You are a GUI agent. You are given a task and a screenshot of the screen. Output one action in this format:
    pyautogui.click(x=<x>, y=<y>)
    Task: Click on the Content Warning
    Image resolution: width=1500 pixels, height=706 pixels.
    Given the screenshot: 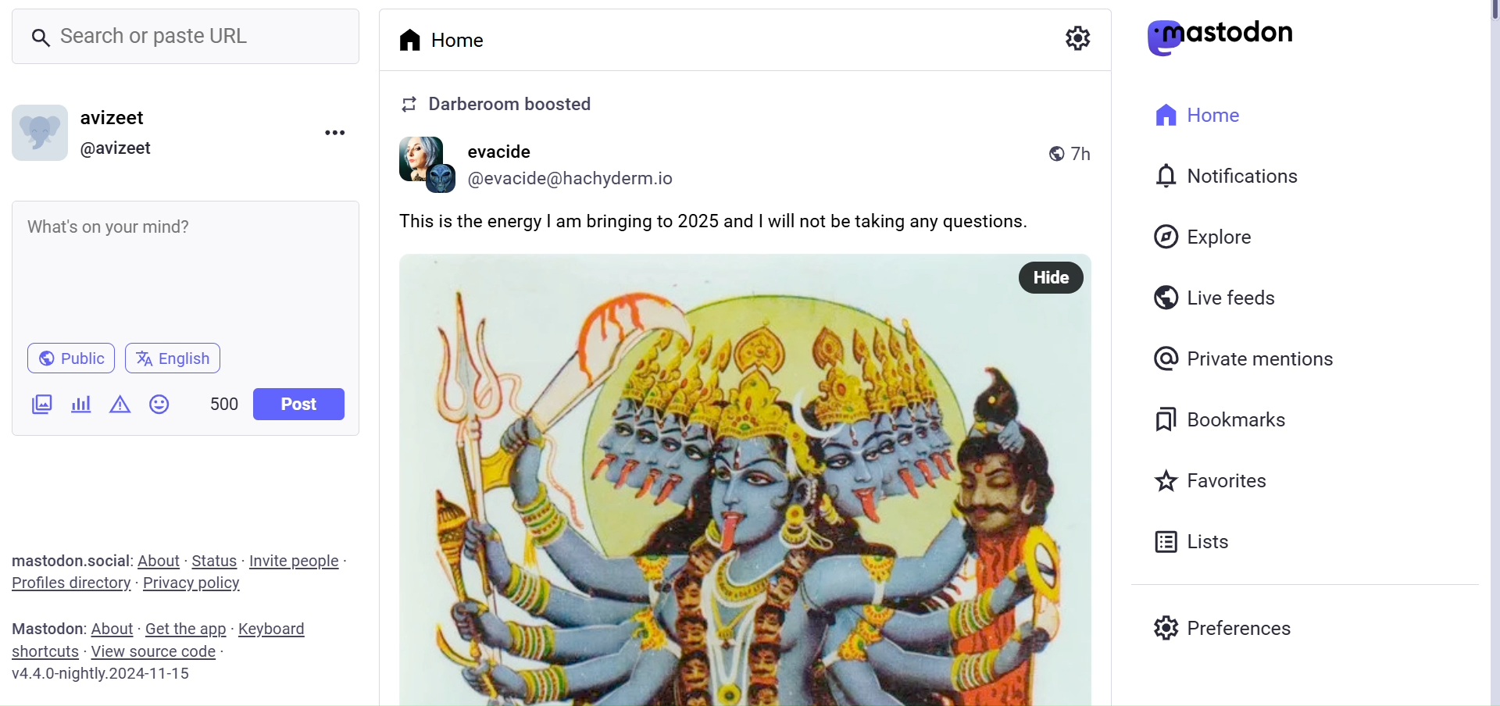 What is the action you would take?
    pyautogui.click(x=123, y=405)
    